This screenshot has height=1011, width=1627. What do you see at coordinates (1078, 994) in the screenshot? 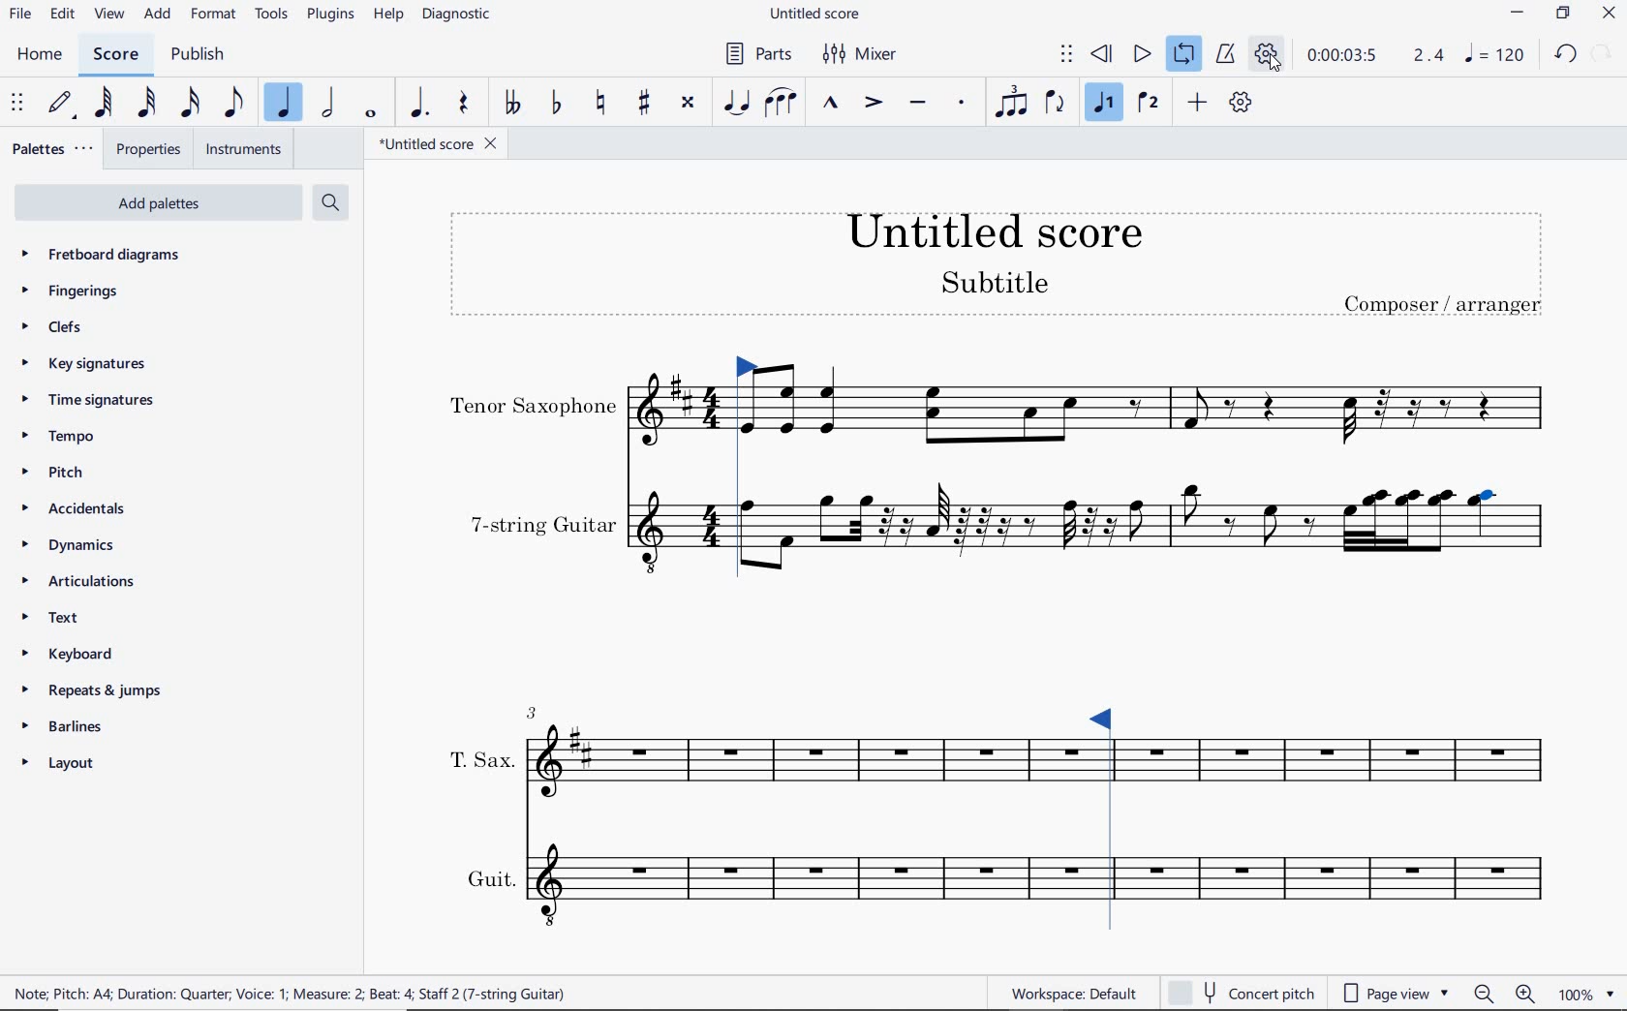
I see `workspace default` at bounding box center [1078, 994].